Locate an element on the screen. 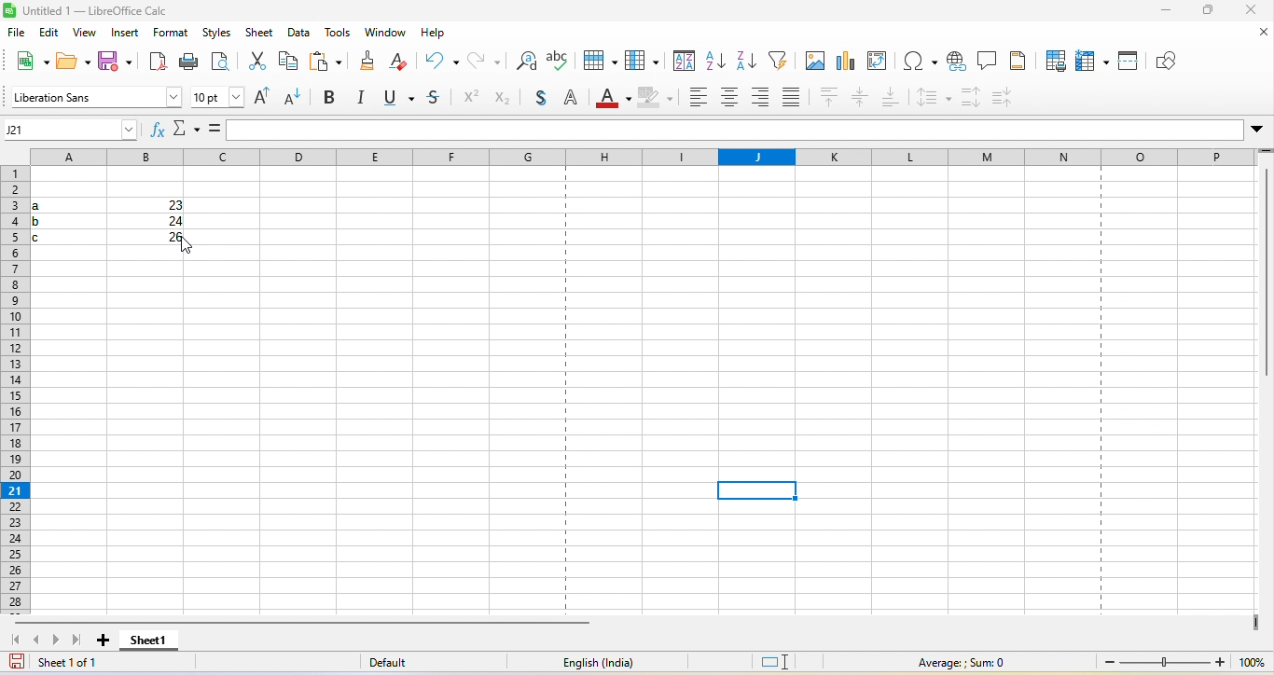  justified is located at coordinates (792, 98).